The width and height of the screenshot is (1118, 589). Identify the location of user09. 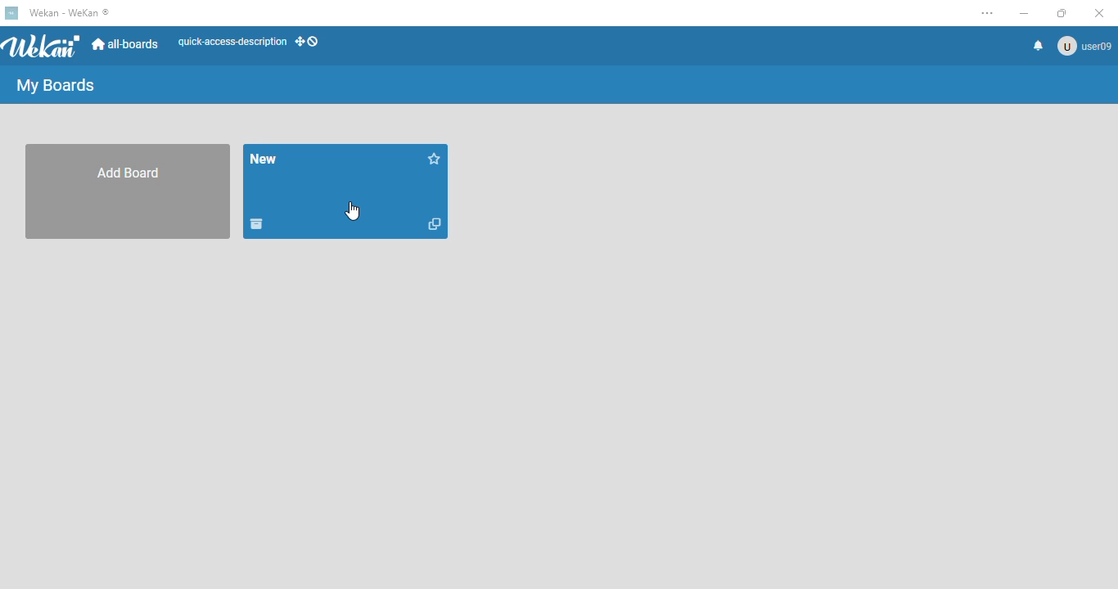
(1084, 47).